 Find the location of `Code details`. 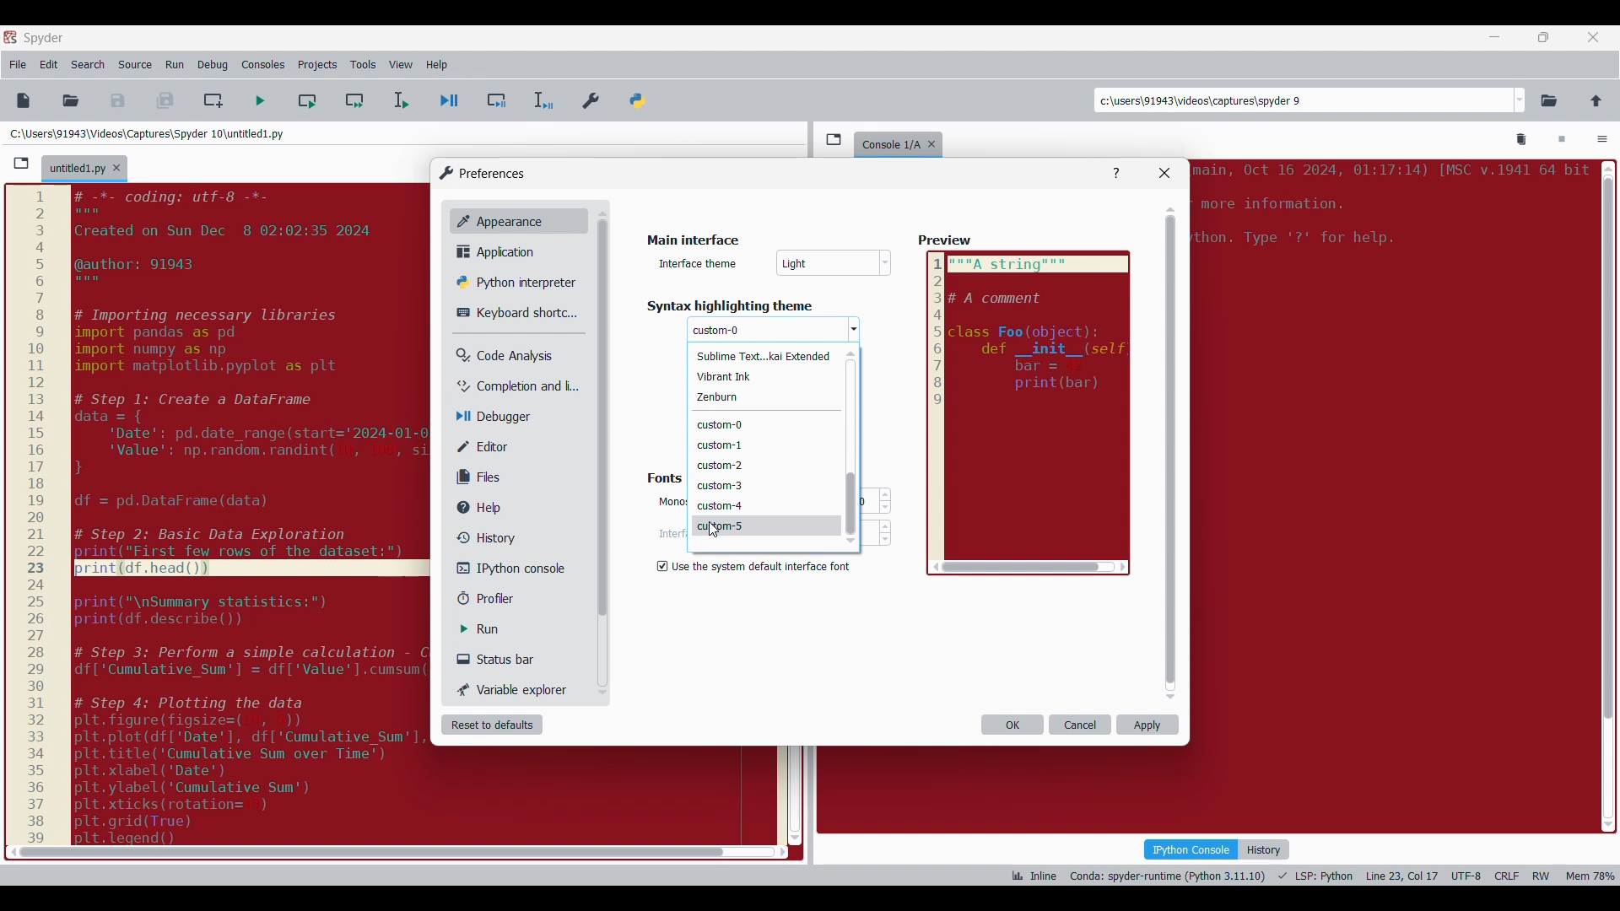

Code details is located at coordinates (1311, 876).